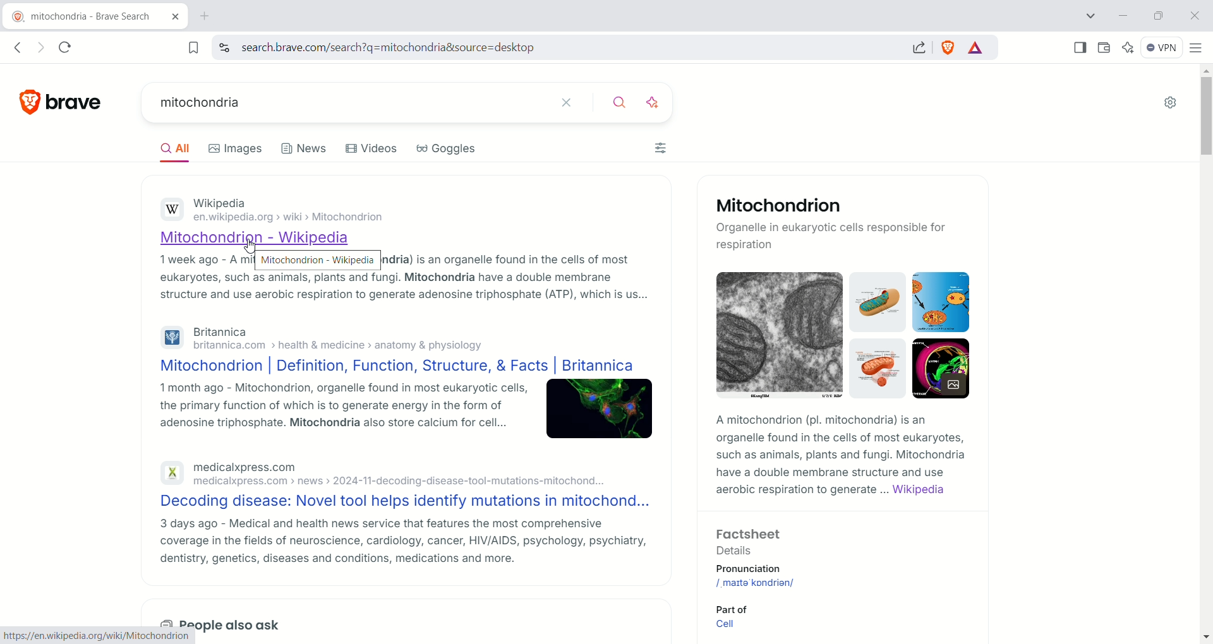 The image size is (1213, 644). Describe the element at coordinates (403, 542) in the screenshot. I see `3 days ago - Medical and health news service that features the most comprehensive
coverage in the fields of neuroscience, cardiology, cancer, HIV/AIDS, psychology, psychiatry,
dentistry, genetics, diseases and conditions, medications and more.` at that location.